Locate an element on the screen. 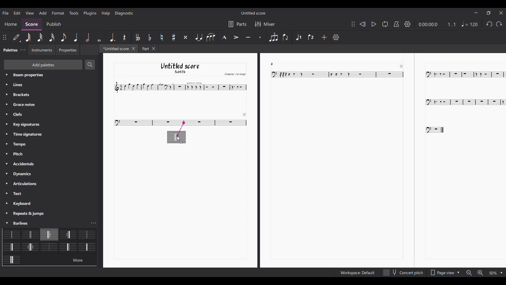  Toggle sharp is located at coordinates (173, 37).